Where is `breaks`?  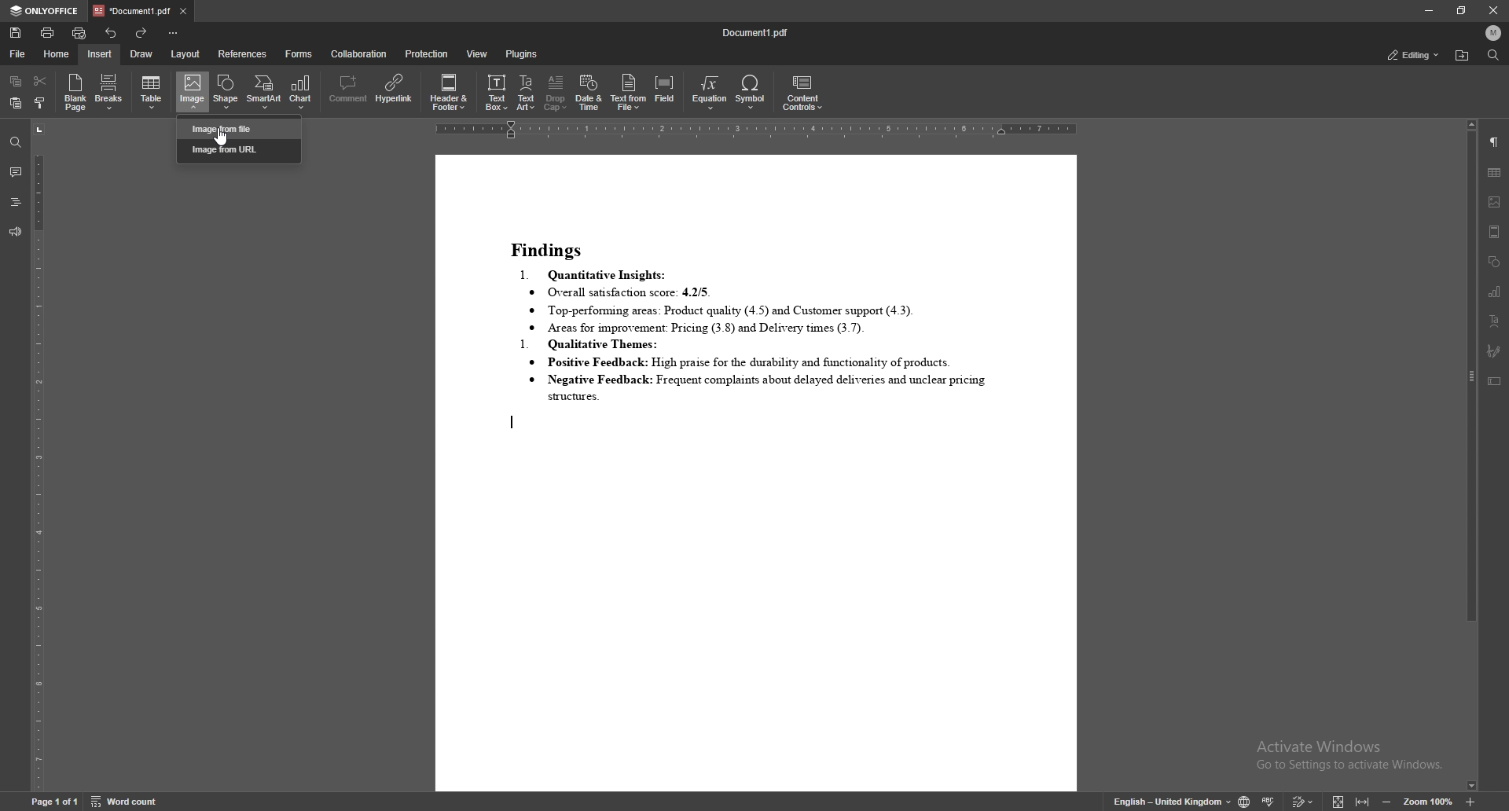
breaks is located at coordinates (110, 91).